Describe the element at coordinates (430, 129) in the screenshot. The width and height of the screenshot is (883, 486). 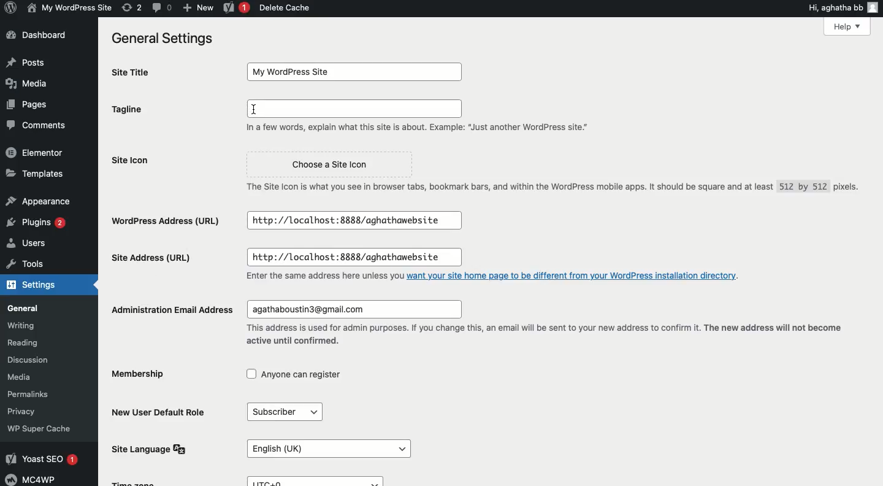
I see ` In a few words, explain what this site is about. Example: “Just another WordPress site."` at that location.